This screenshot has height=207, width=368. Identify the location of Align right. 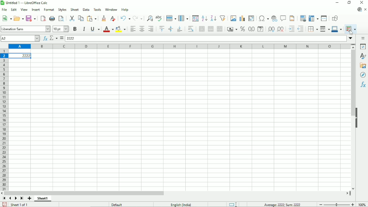
(151, 29).